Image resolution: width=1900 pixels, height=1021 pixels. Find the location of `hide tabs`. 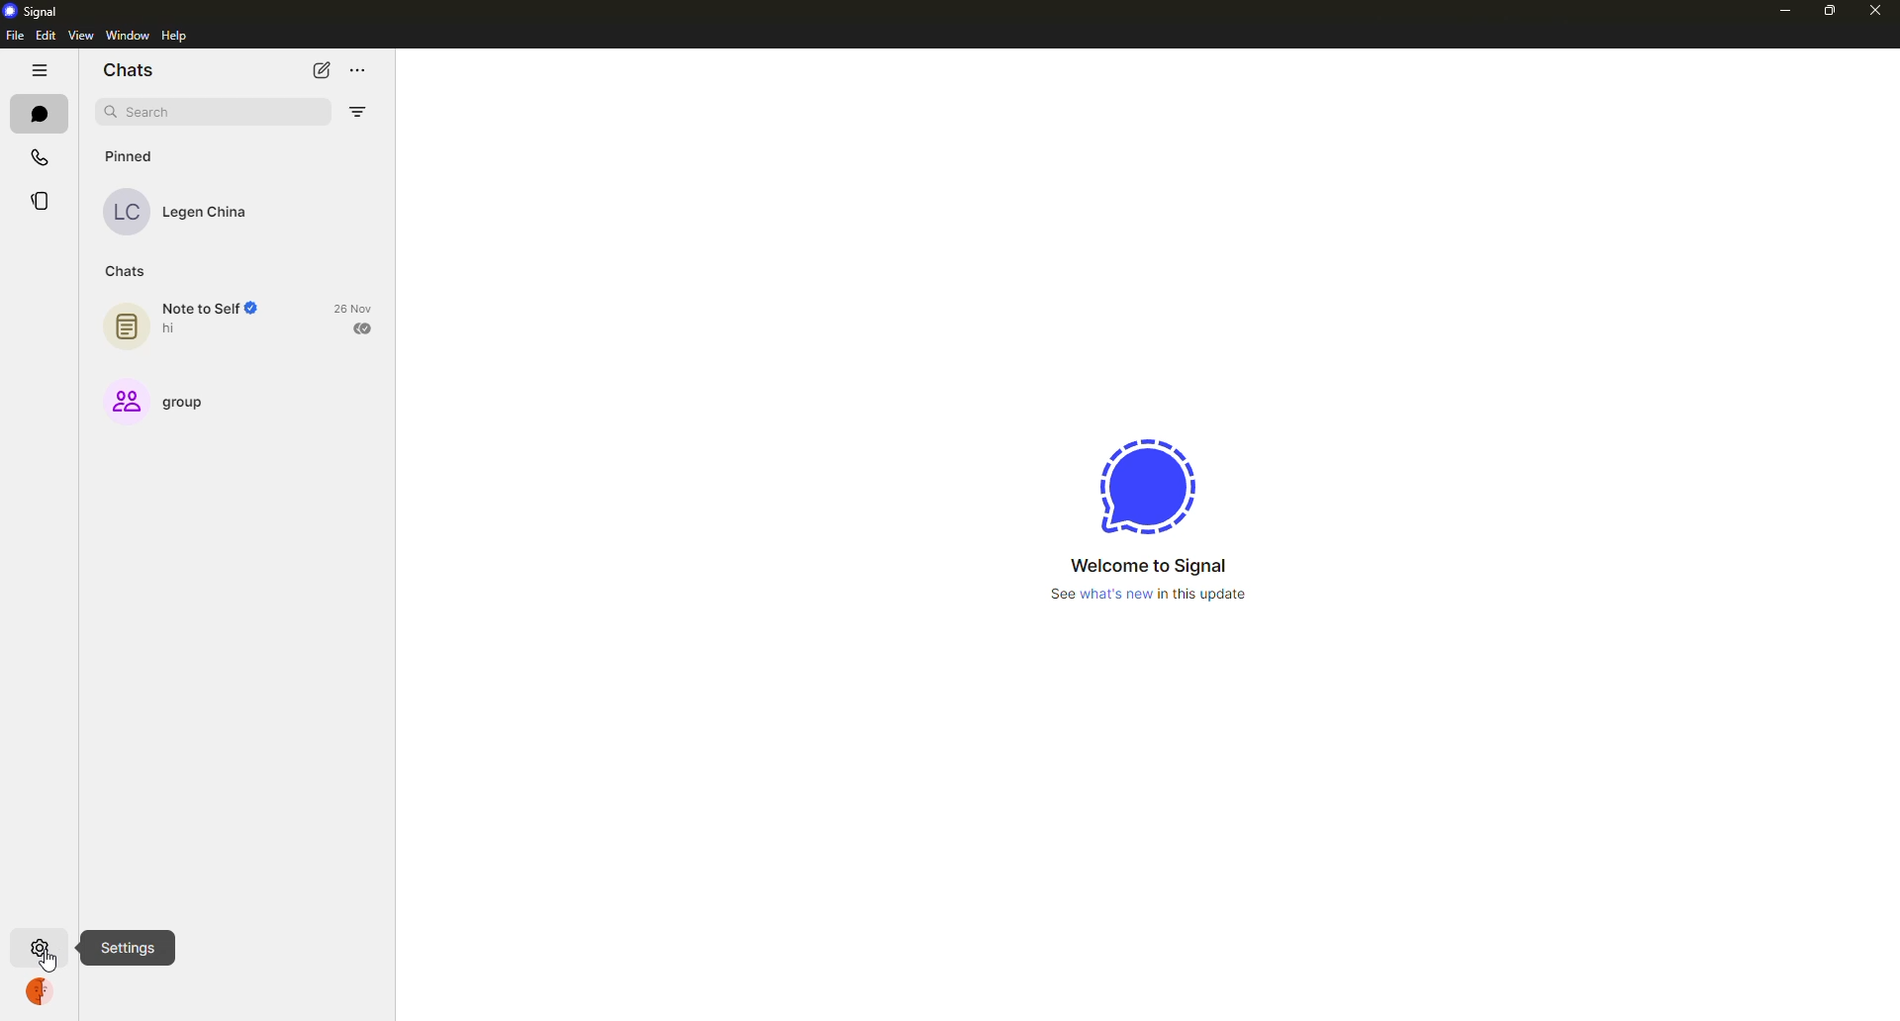

hide tabs is located at coordinates (40, 70).